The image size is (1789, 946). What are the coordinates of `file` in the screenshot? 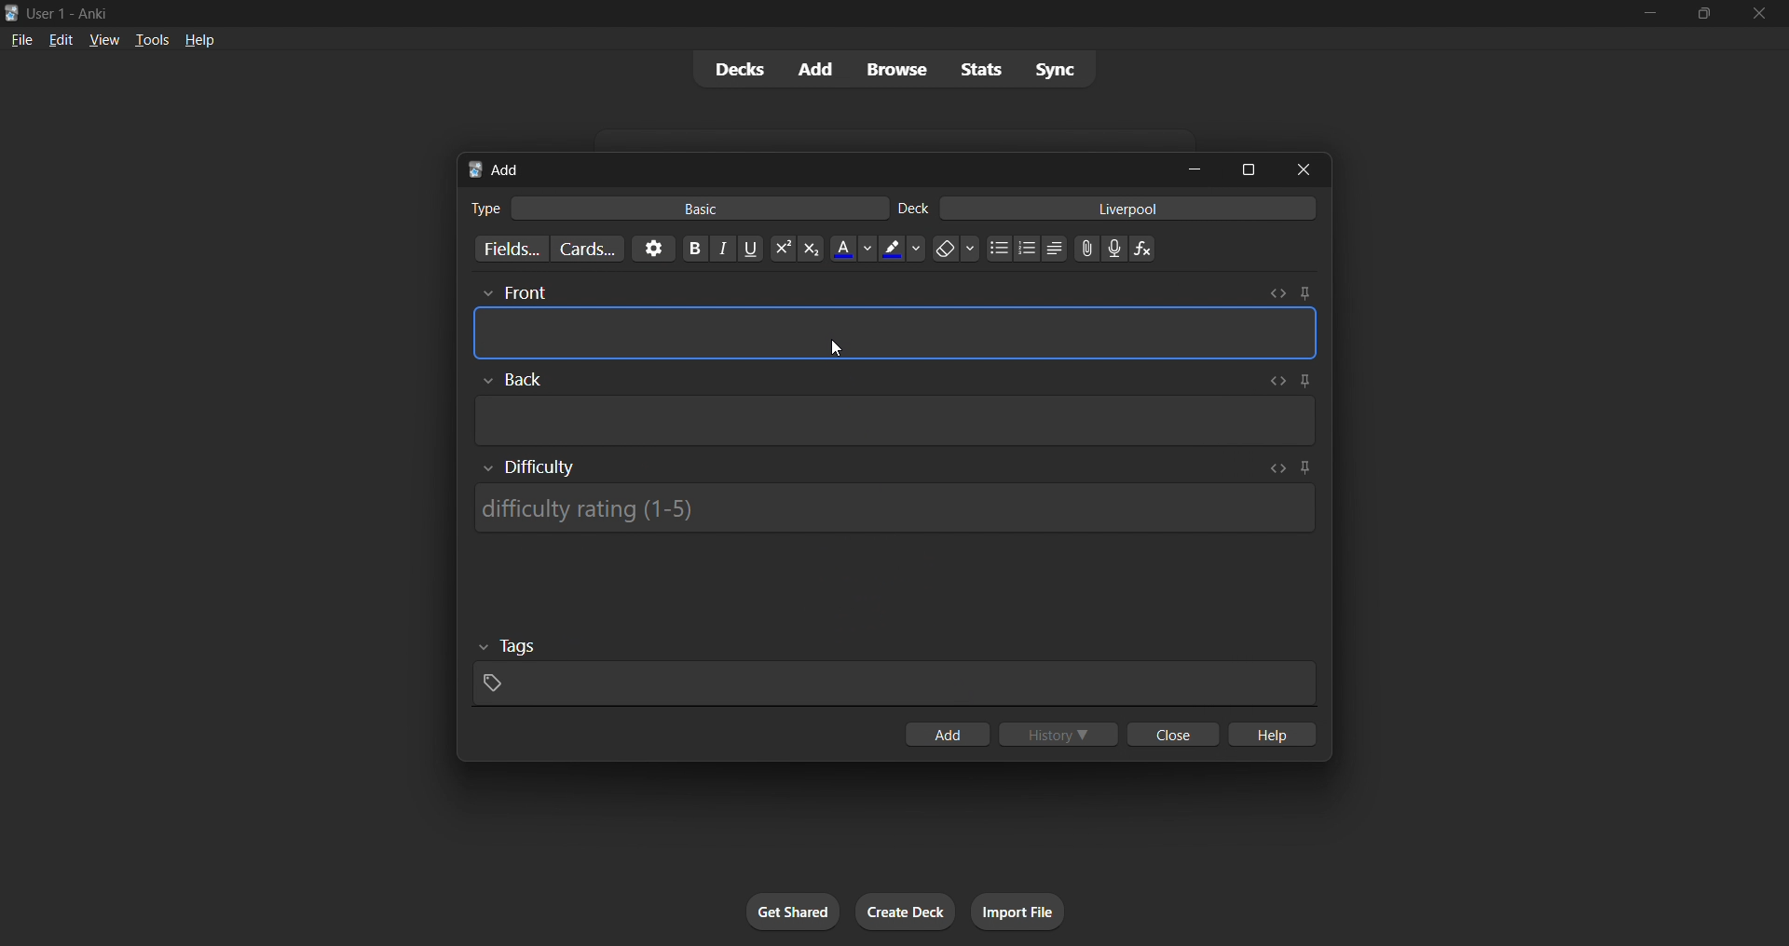 It's located at (21, 38).